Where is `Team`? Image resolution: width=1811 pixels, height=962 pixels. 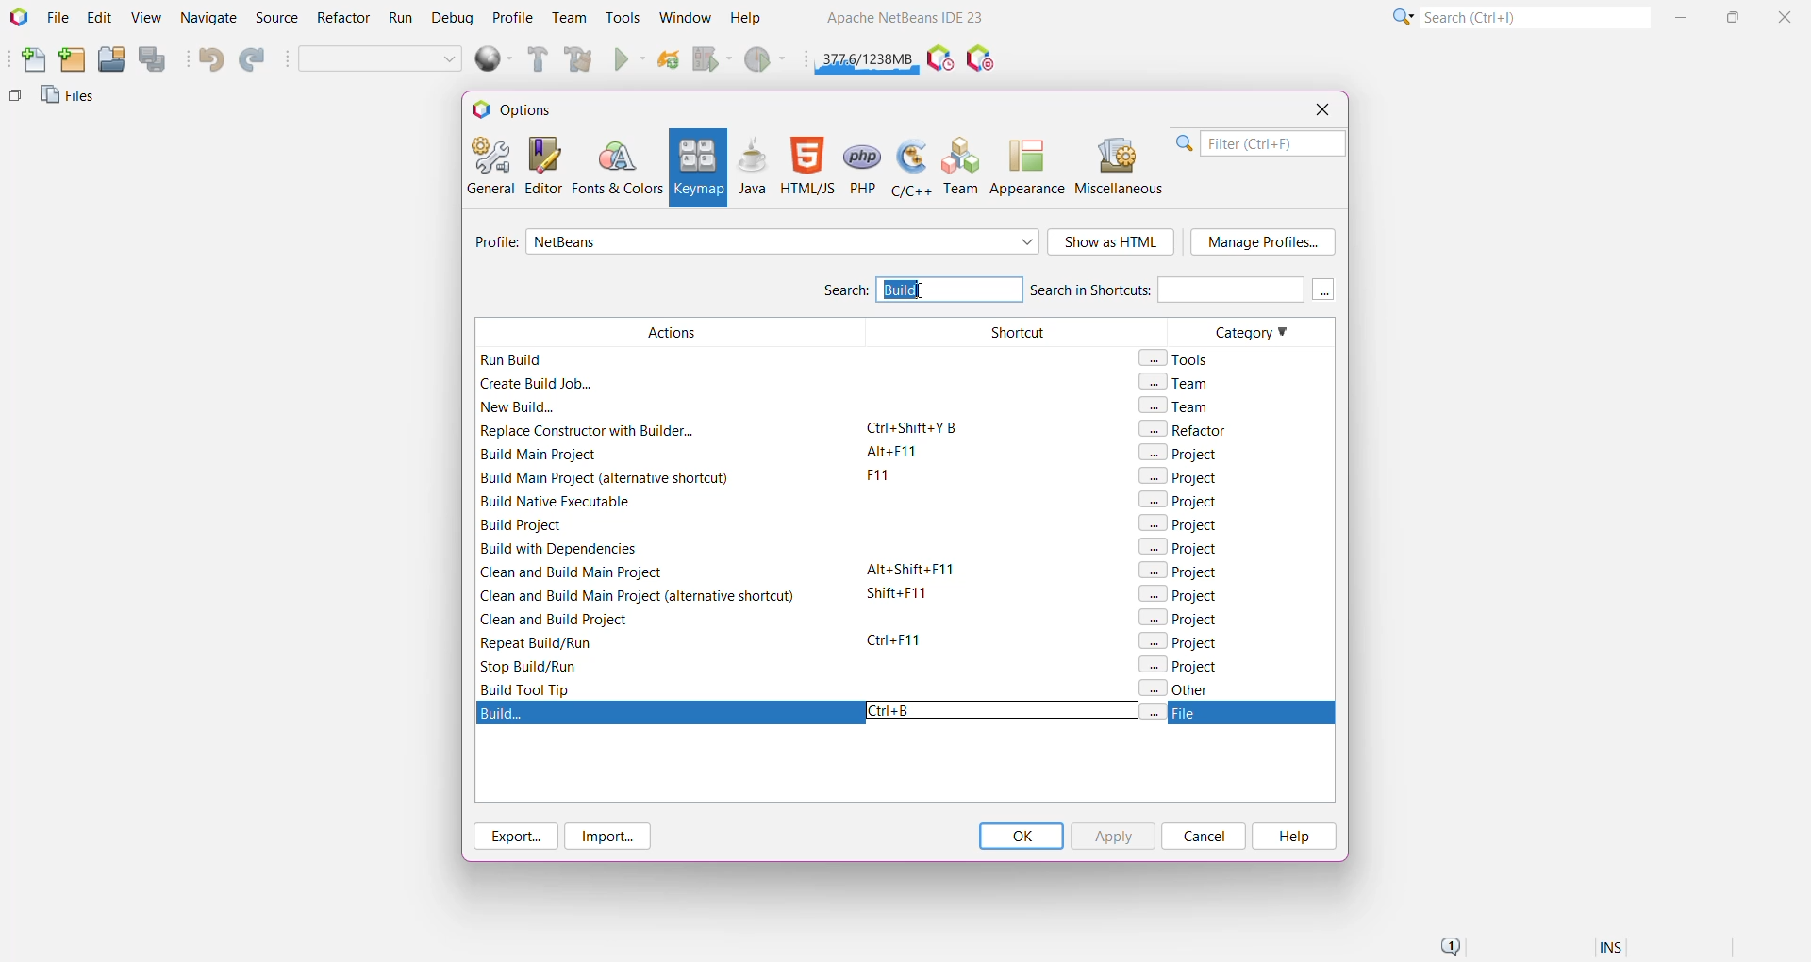 Team is located at coordinates (568, 18).